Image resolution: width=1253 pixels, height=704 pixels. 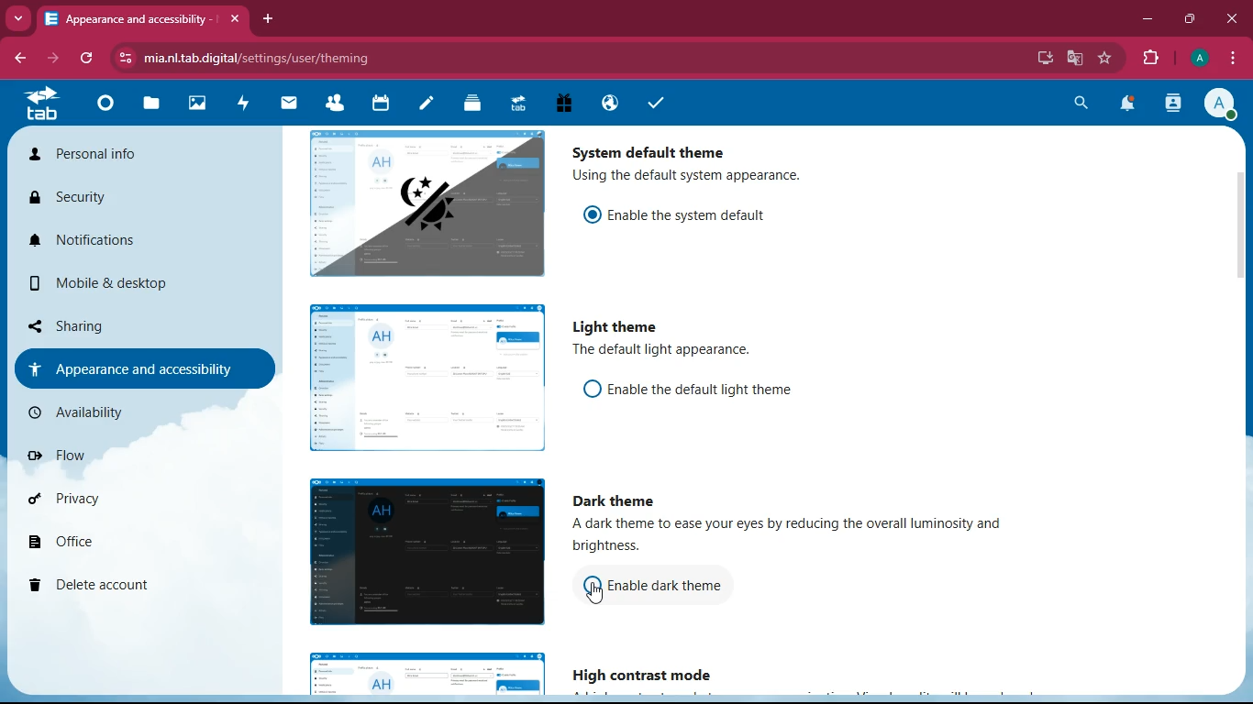 I want to click on appearance, so click(x=136, y=368).